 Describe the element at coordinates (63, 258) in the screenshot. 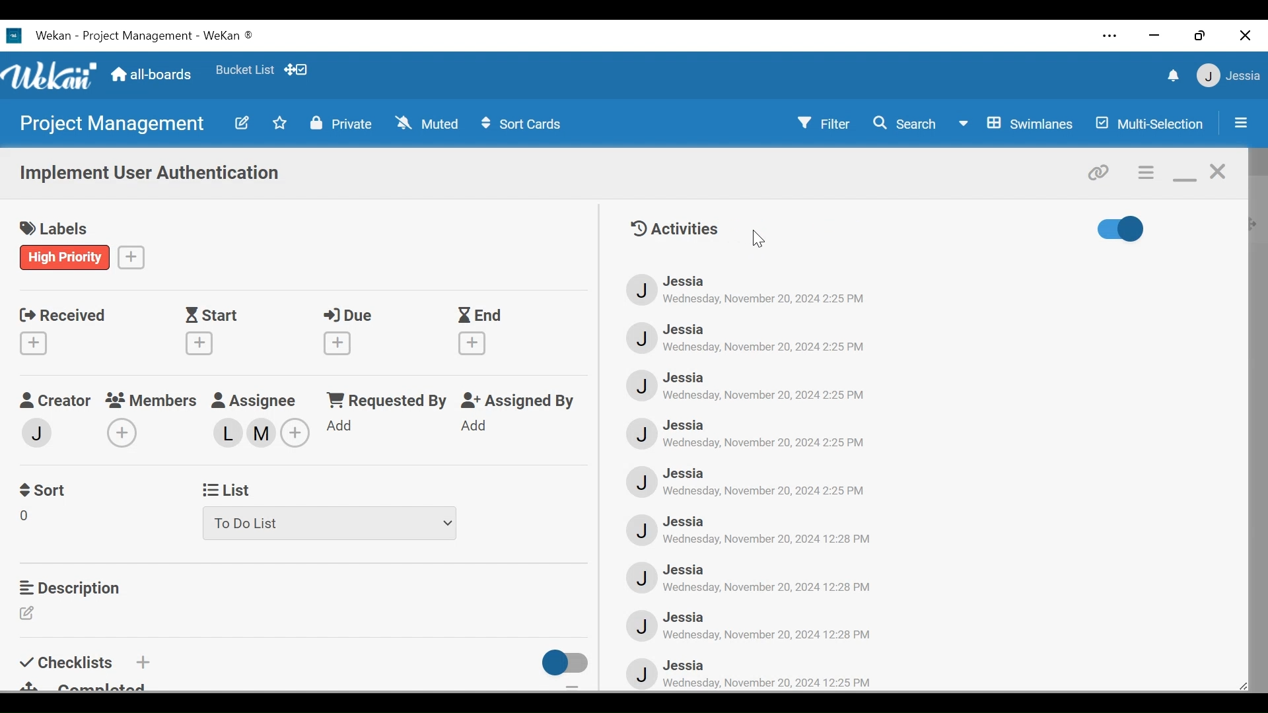

I see `label` at that location.